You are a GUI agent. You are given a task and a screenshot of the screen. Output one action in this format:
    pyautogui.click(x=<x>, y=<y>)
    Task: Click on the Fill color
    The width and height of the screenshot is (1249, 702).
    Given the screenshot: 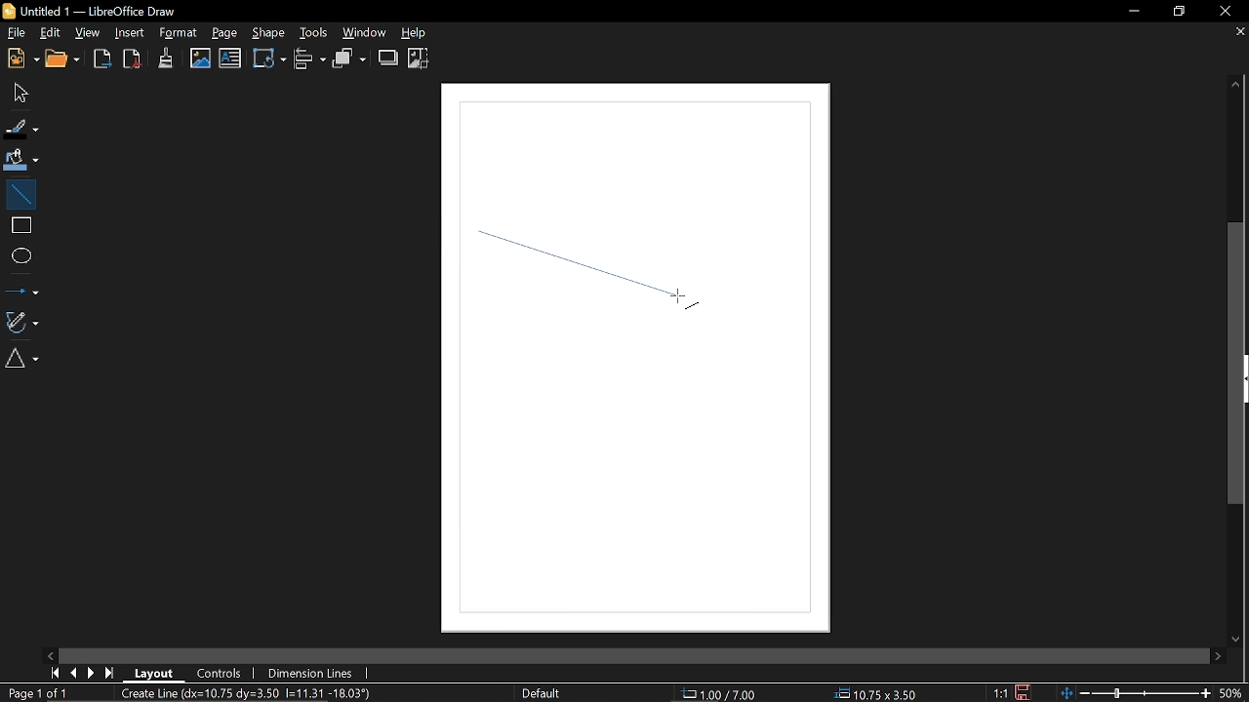 What is the action you would take?
    pyautogui.click(x=21, y=159)
    